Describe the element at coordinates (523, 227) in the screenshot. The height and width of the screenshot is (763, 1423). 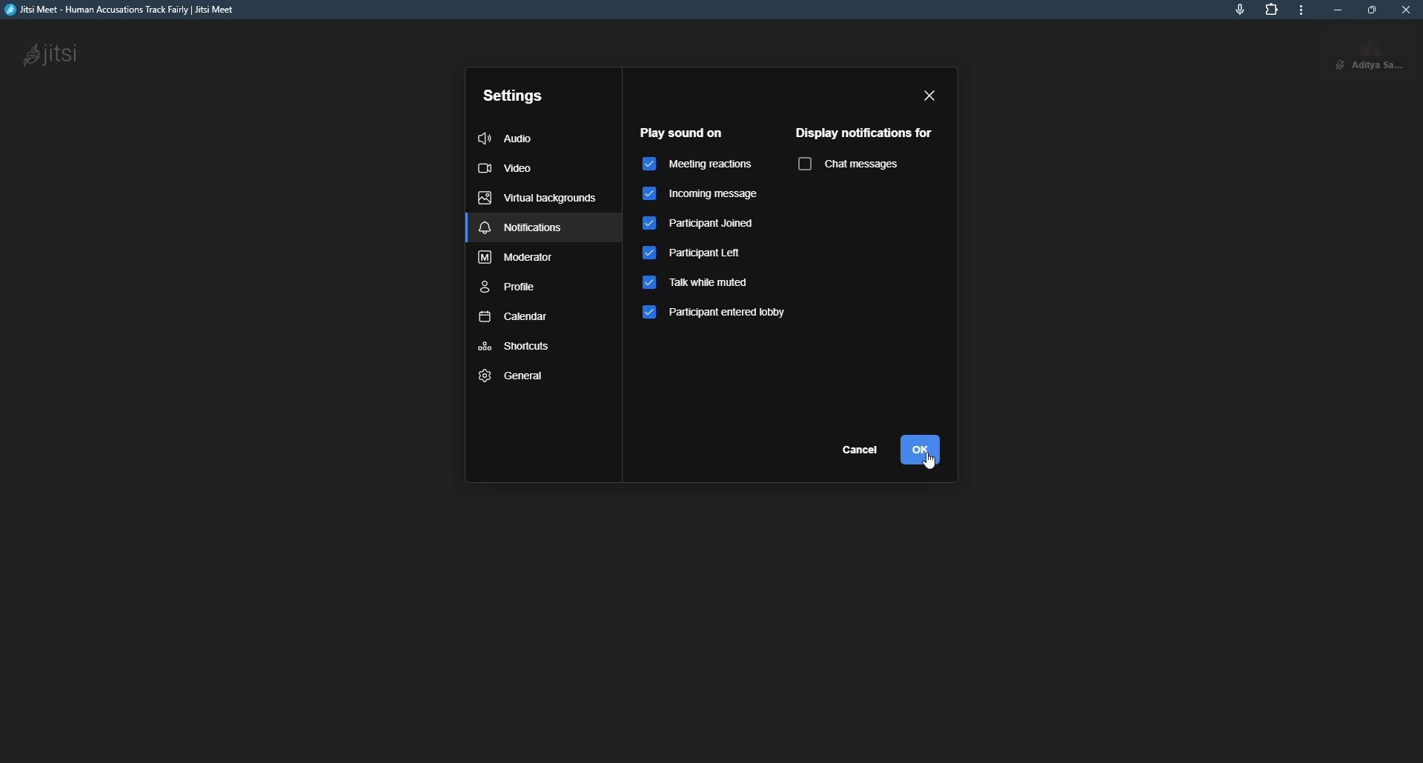
I see `notifications` at that location.